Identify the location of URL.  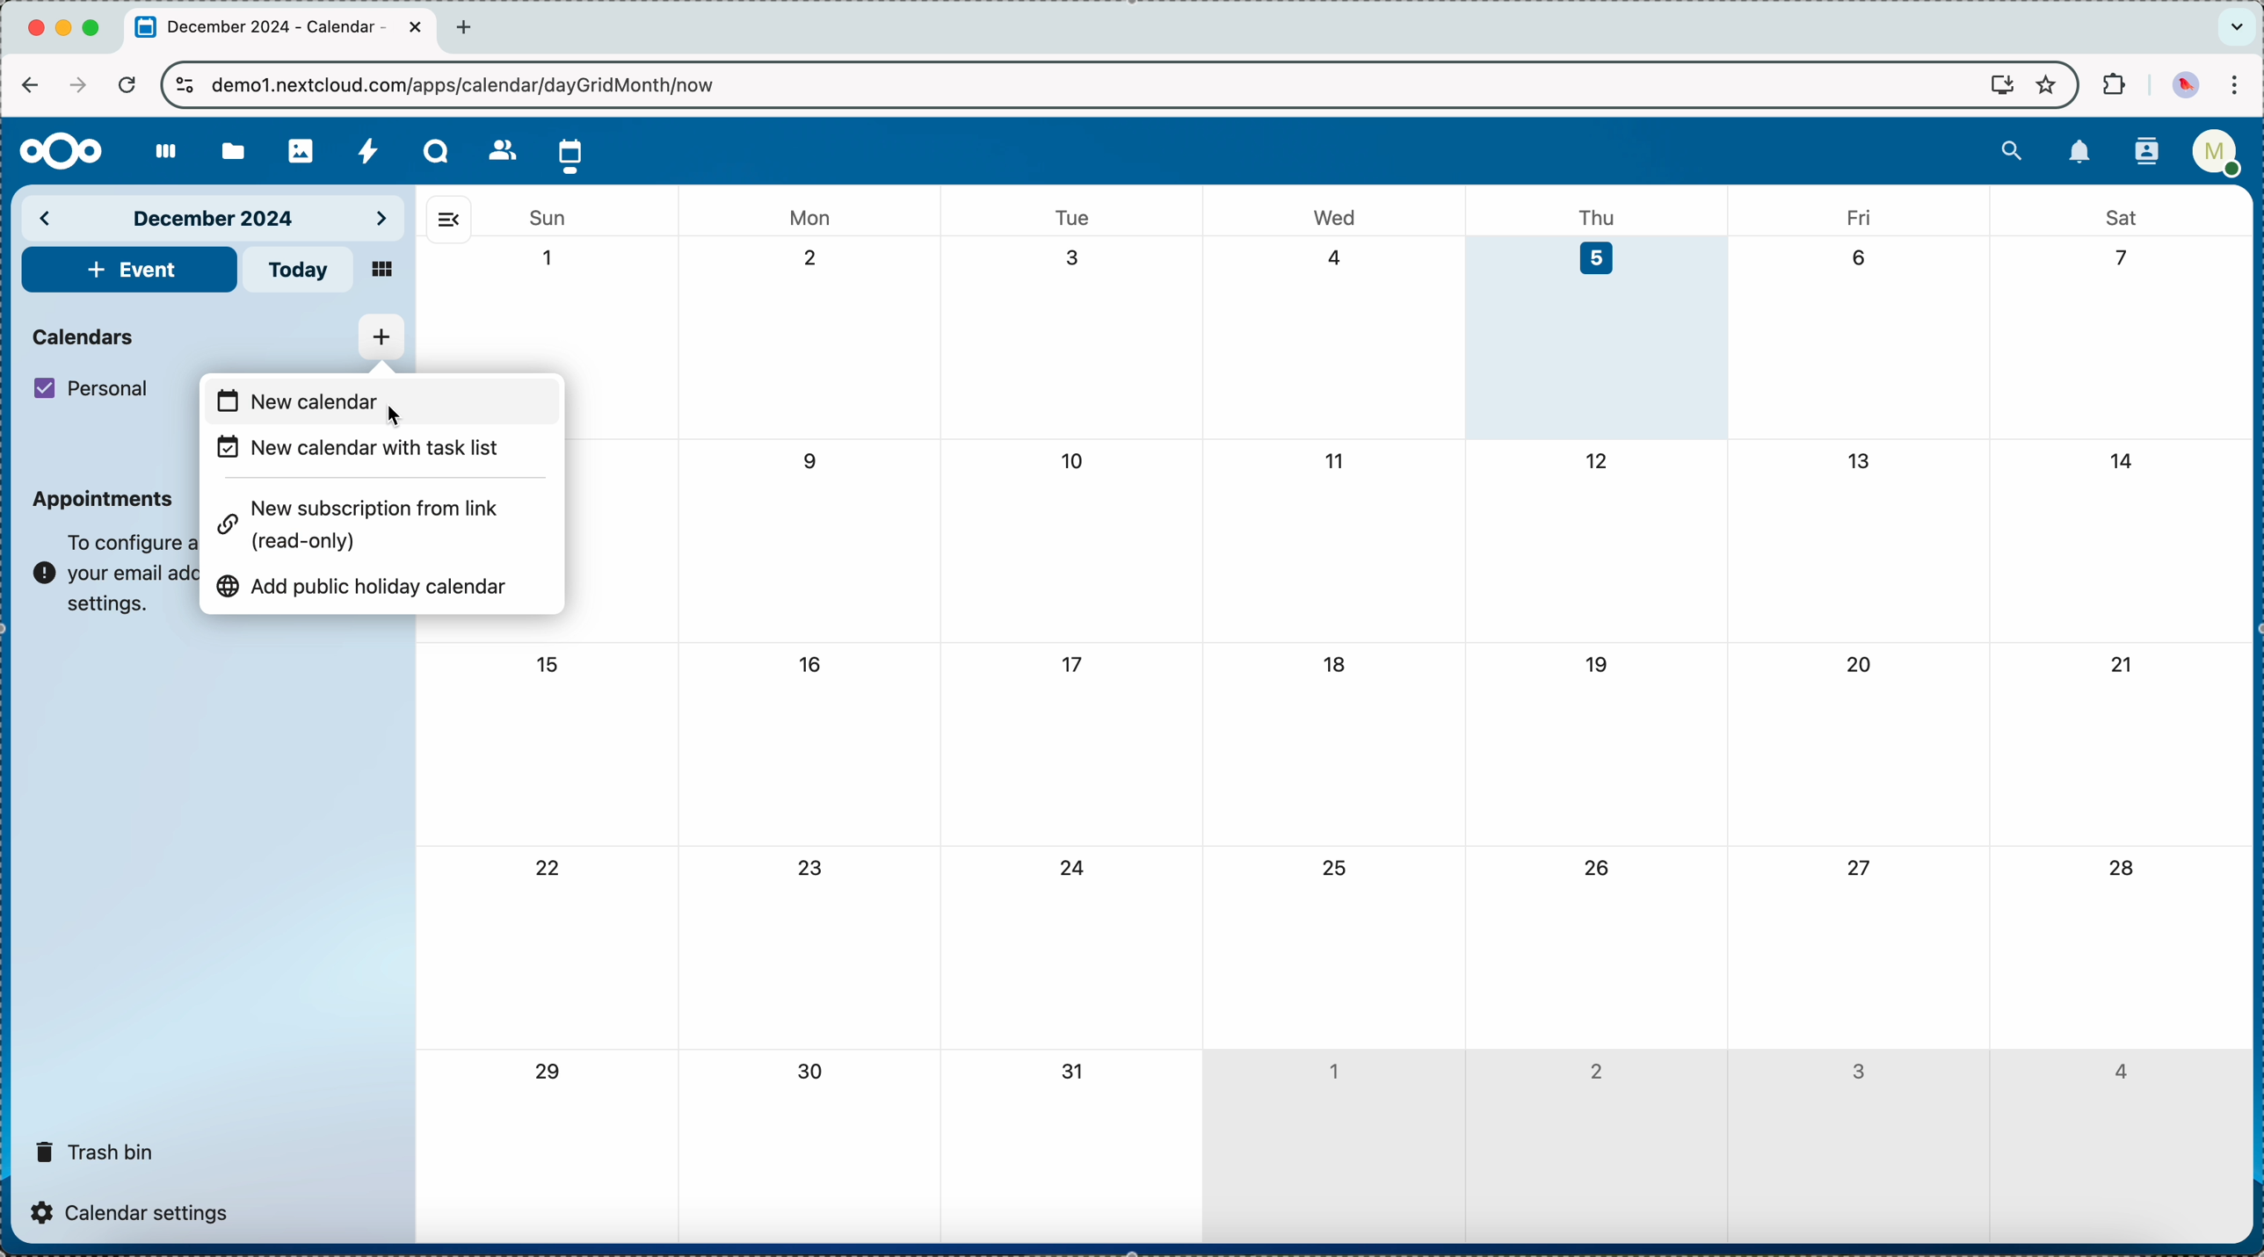
(478, 84).